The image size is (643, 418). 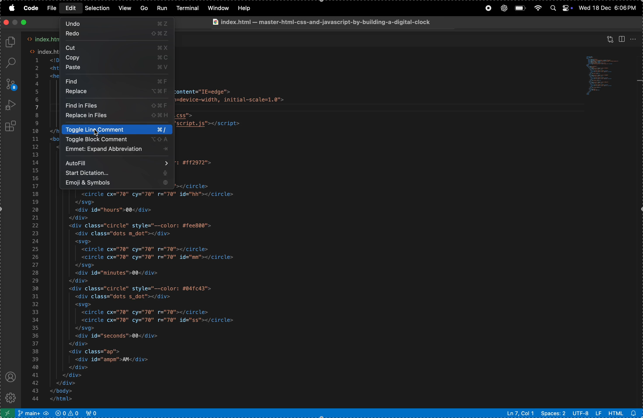 I want to click on settings, so click(x=12, y=397).